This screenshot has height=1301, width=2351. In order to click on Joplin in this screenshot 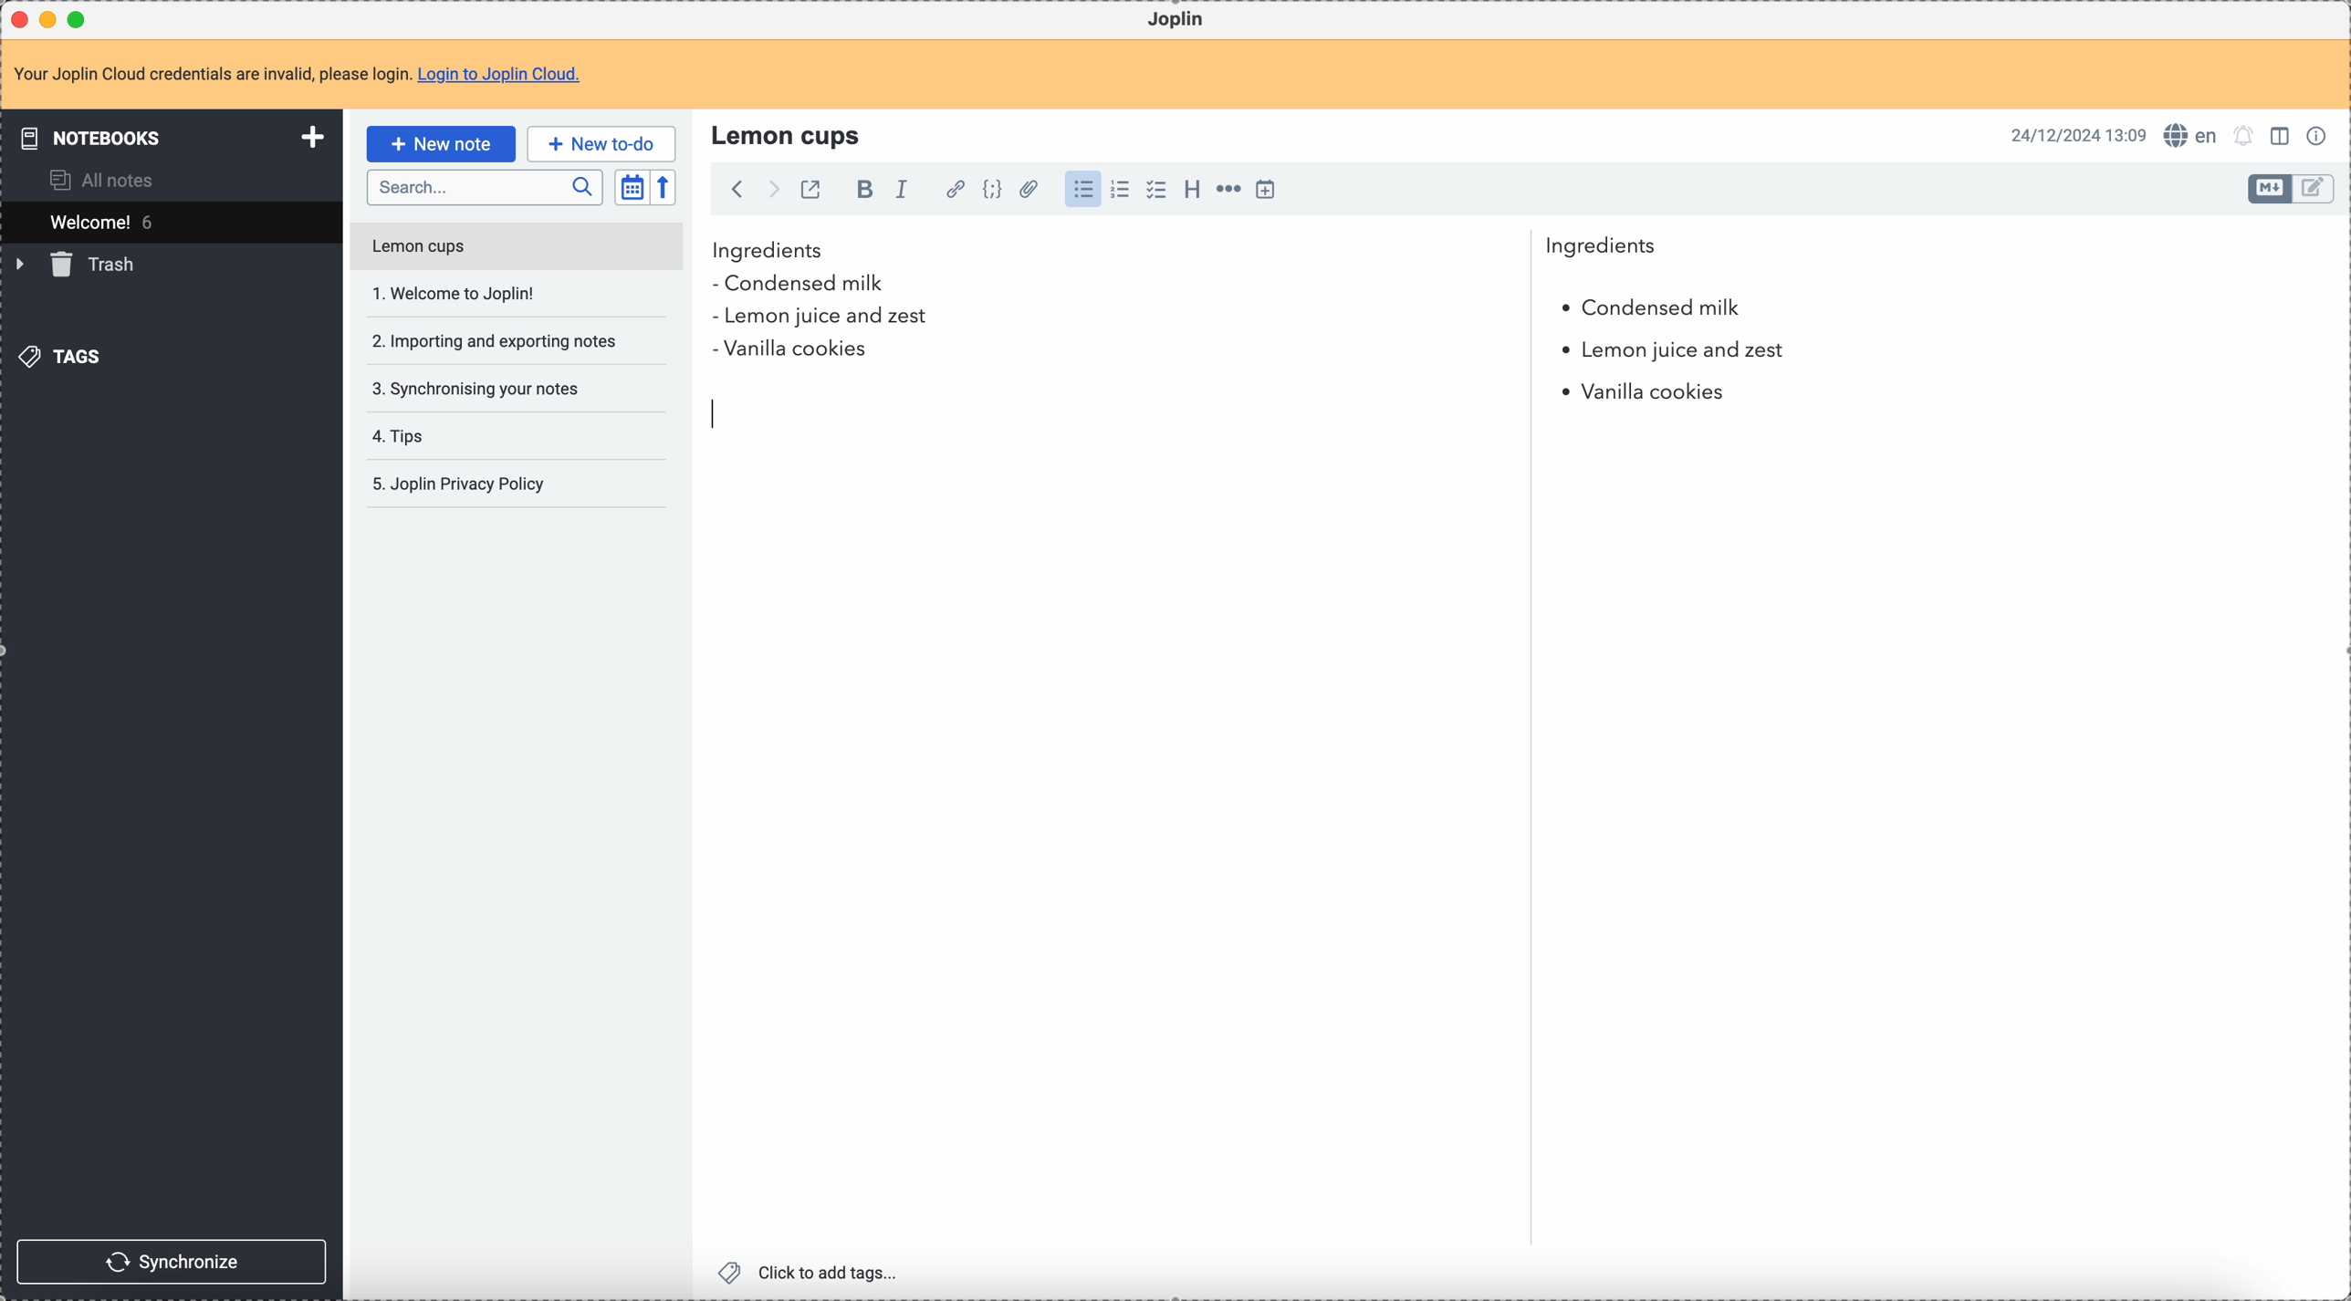, I will do `click(1175, 20)`.